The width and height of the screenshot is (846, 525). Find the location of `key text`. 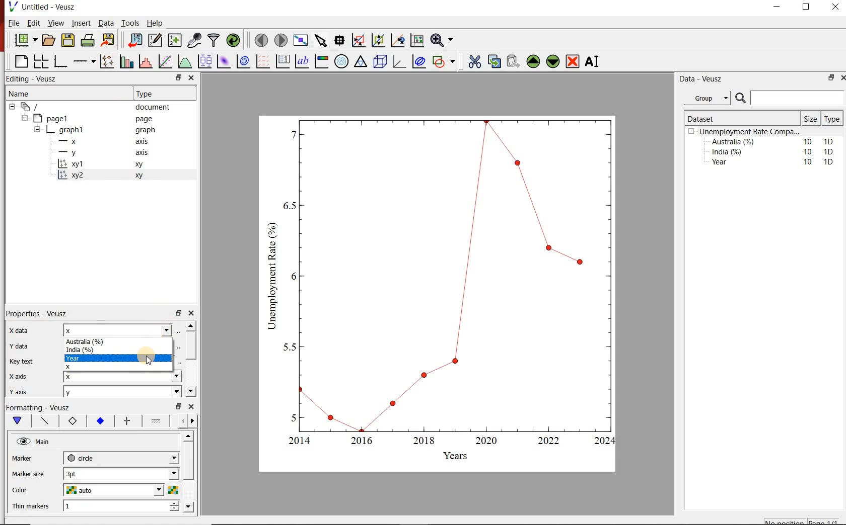

key text is located at coordinates (21, 362).